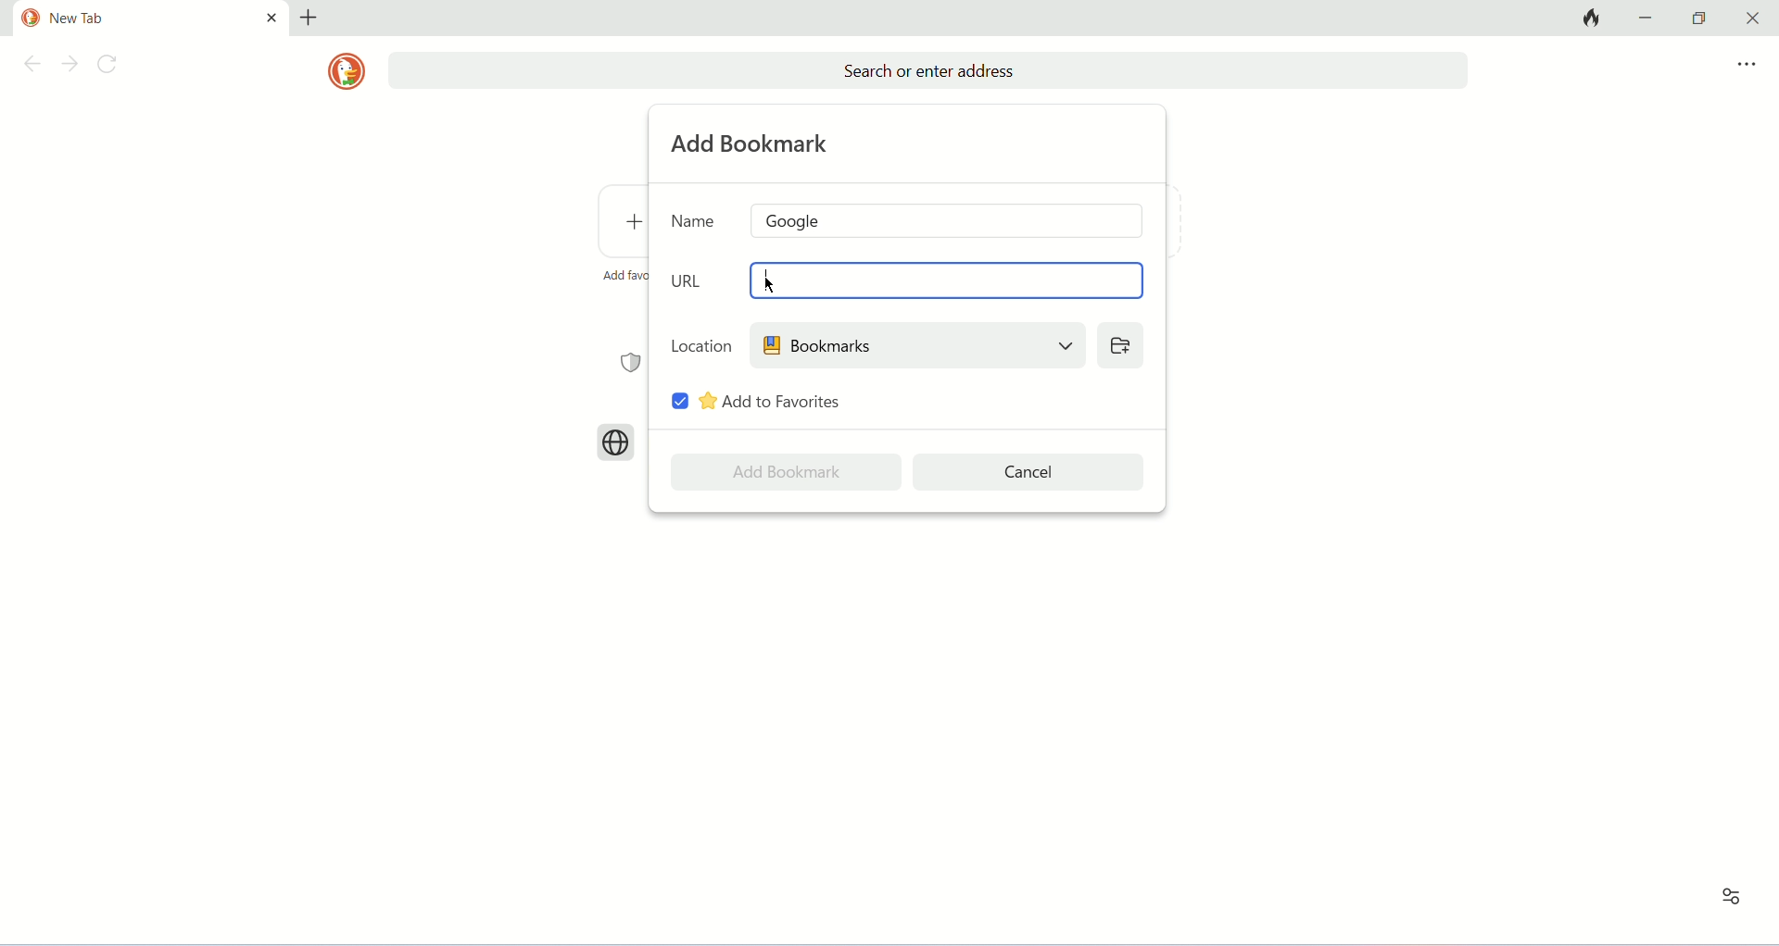 The image size is (1779, 946). I want to click on cancel, so click(1030, 472).